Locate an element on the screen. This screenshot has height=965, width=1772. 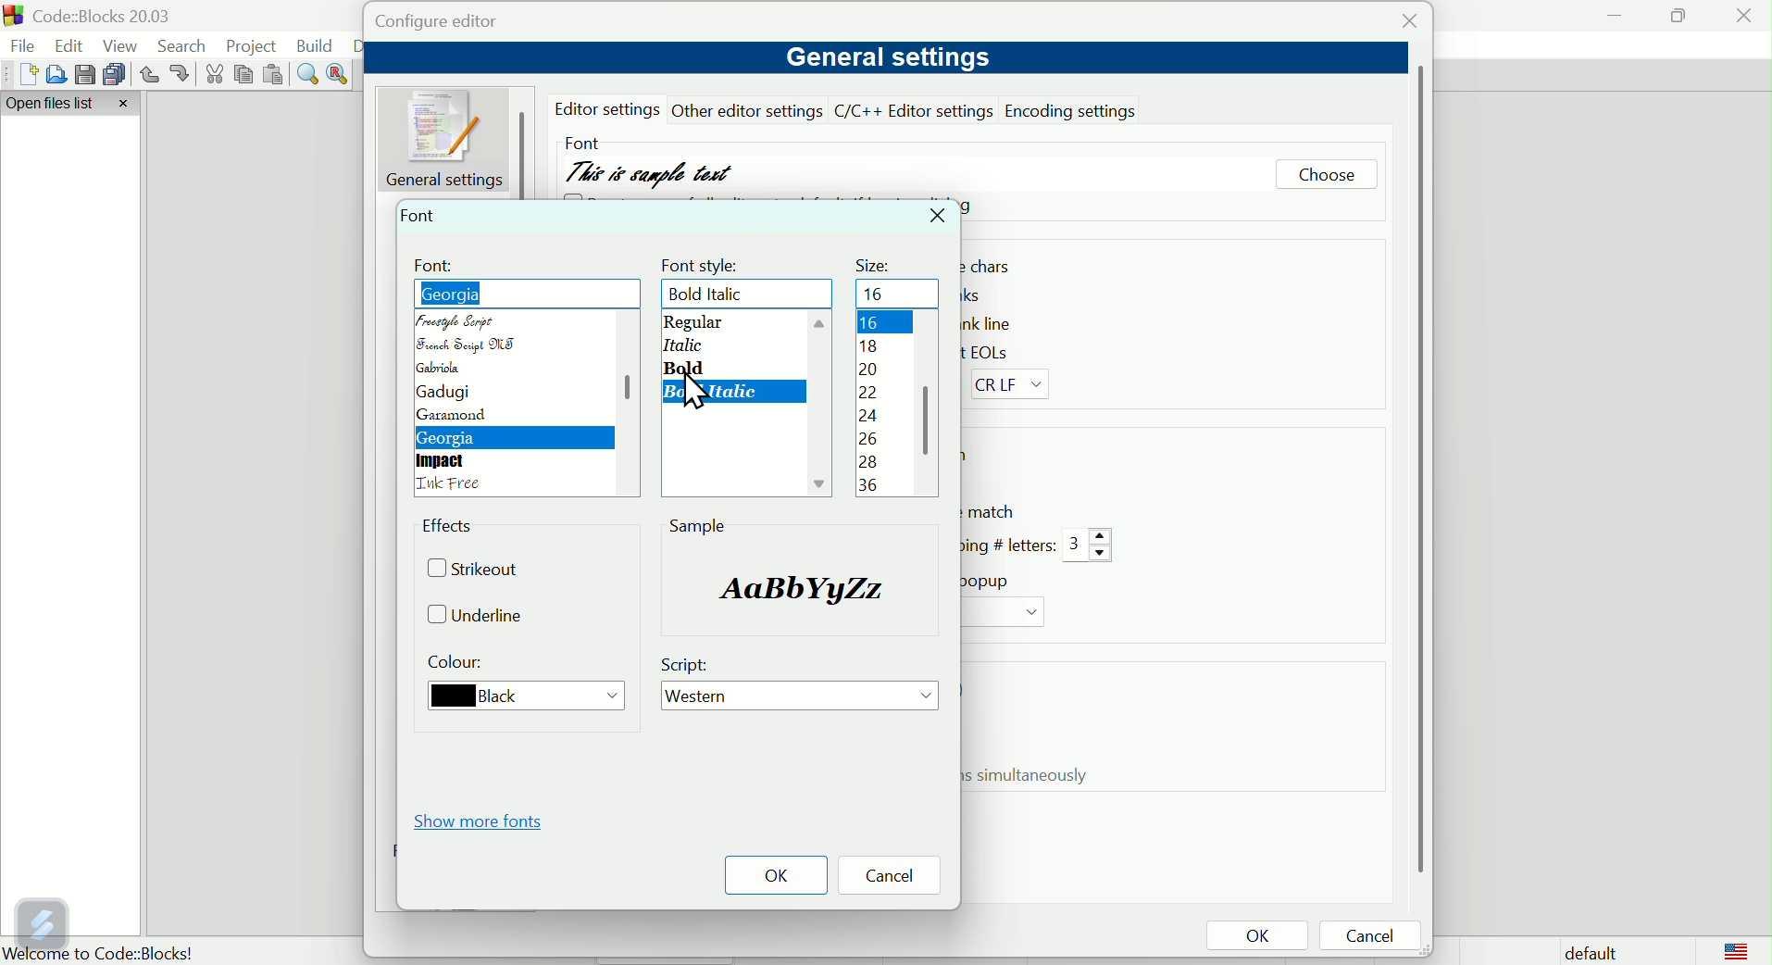
16 is located at coordinates (880, 293).